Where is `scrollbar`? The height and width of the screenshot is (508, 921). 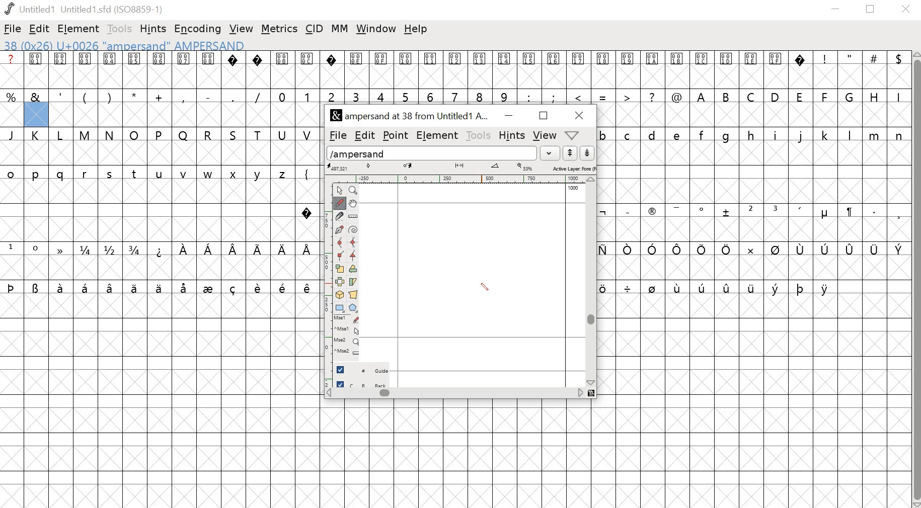
scrollbar is located at coordinates (593, 281).